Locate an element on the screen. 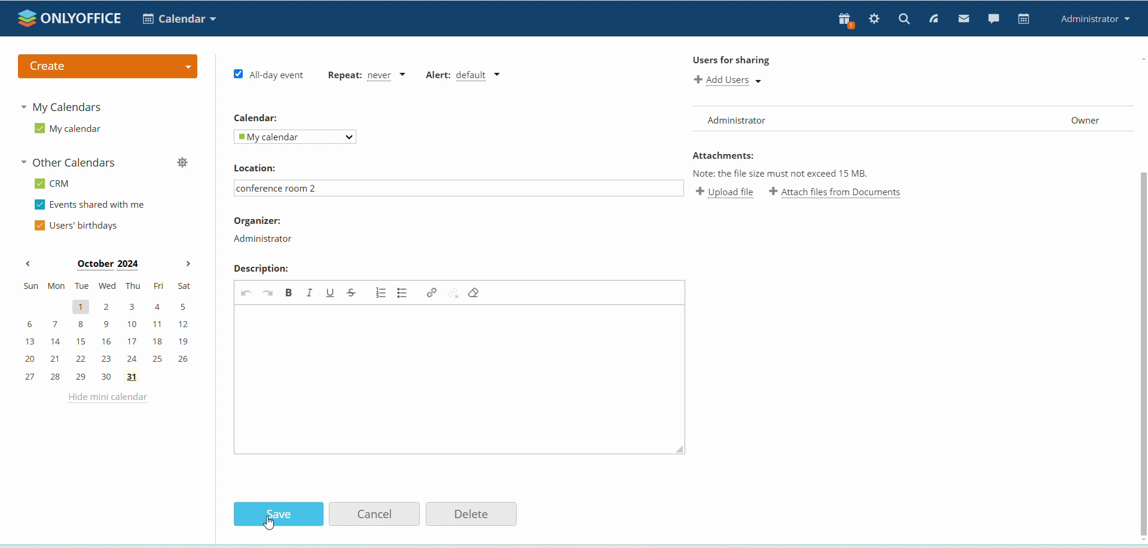 The height and width of the screenshot is (548, 1148). events shared with me is located at coordinates (92, 205).